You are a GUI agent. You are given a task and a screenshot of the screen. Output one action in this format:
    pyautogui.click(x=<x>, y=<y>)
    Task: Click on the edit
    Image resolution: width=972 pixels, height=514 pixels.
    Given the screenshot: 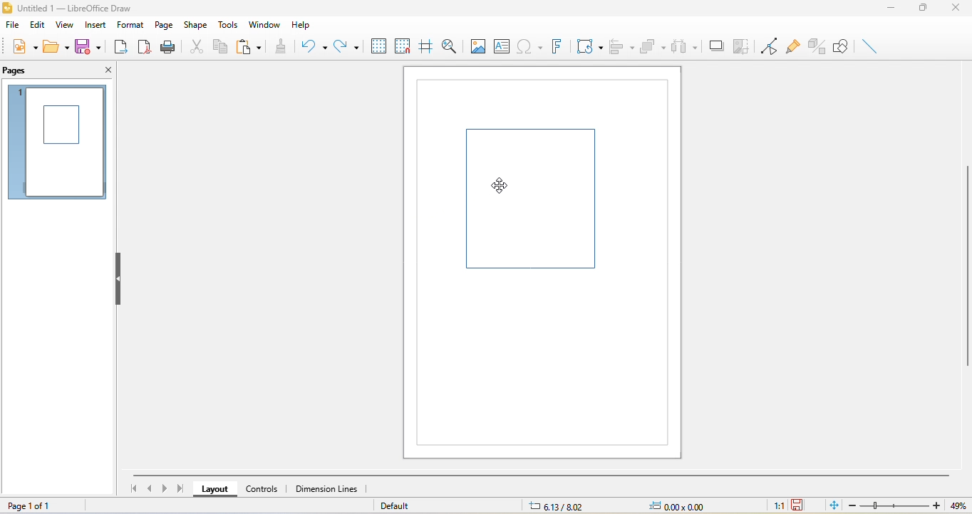 What is the action you would take?
    pyautogui.click(x=37, y=26)
    